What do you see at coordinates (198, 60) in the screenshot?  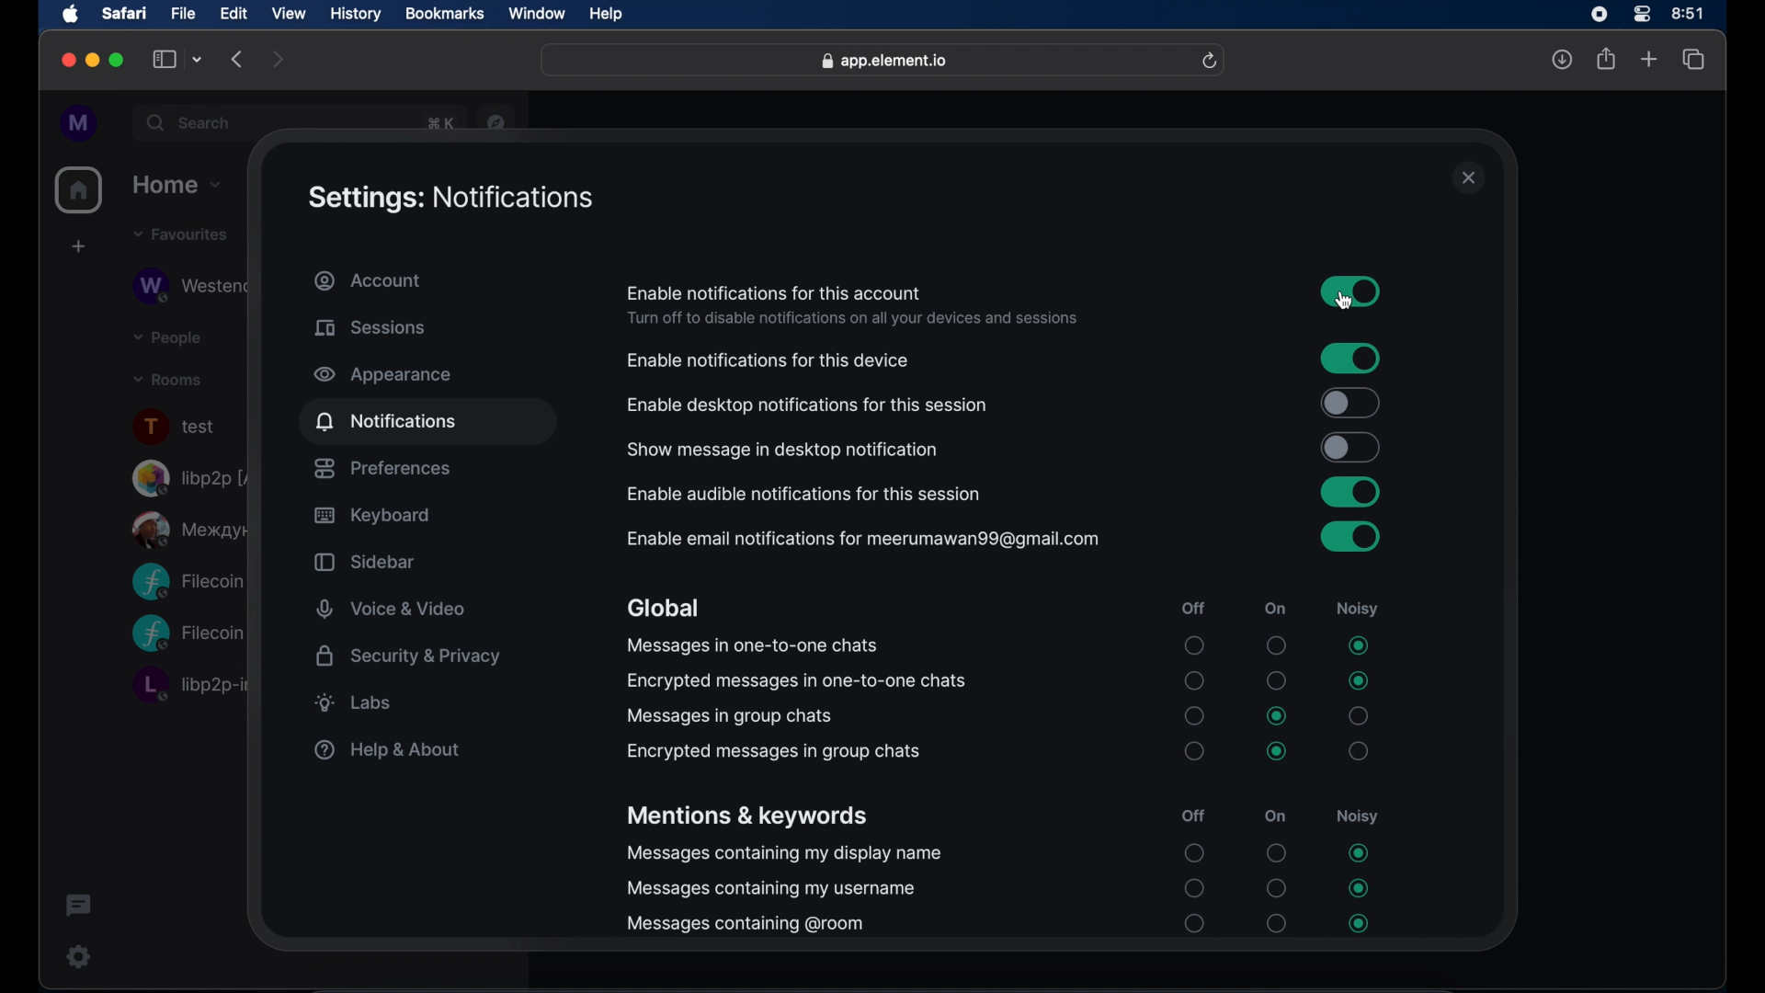 I see `tab group picker` at bounding box center [198, 60].